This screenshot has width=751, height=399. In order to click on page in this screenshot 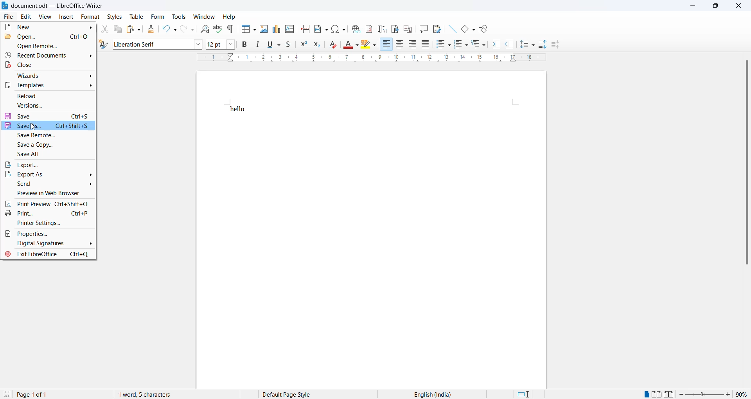, I will do `click(371, 87)`.